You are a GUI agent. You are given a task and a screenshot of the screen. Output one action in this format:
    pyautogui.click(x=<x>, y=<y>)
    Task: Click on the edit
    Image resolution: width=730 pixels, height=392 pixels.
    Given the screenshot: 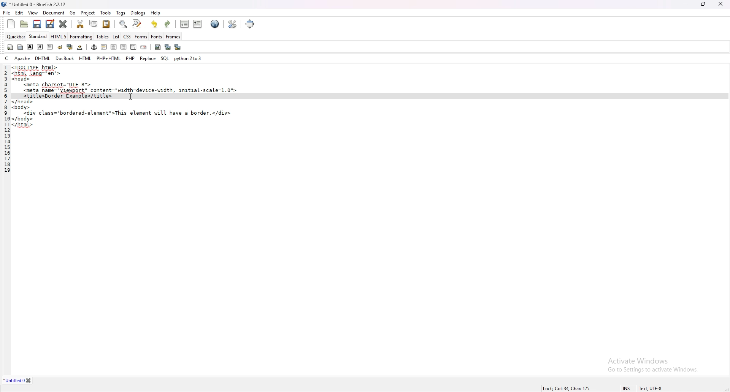 What is the action you would take?
    pyautogui.click(x=19, y=13)
    